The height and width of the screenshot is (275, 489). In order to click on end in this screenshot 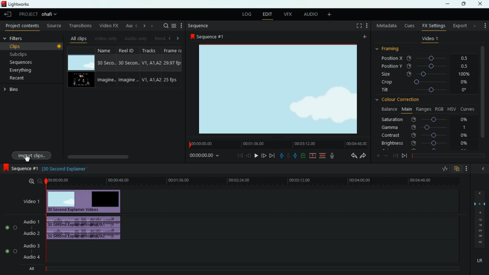, I will do `click(404, 155)`.